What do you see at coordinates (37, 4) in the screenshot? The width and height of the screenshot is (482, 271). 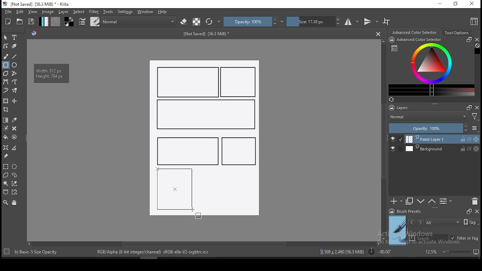 I see `icon and file name` at bounding box center [37, 4].